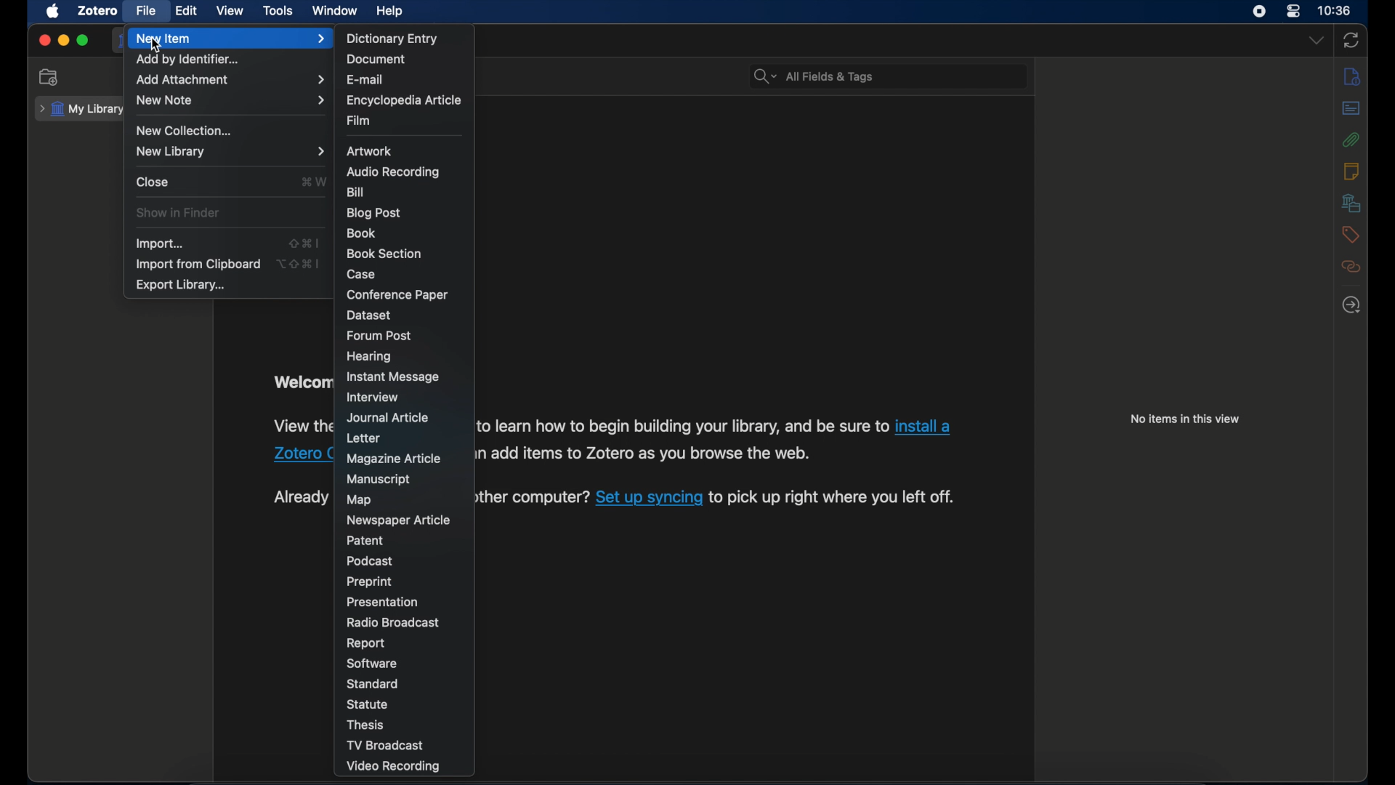 This screenshot has height=785, width=1395. I want to click on locate, so click(1352, 305).